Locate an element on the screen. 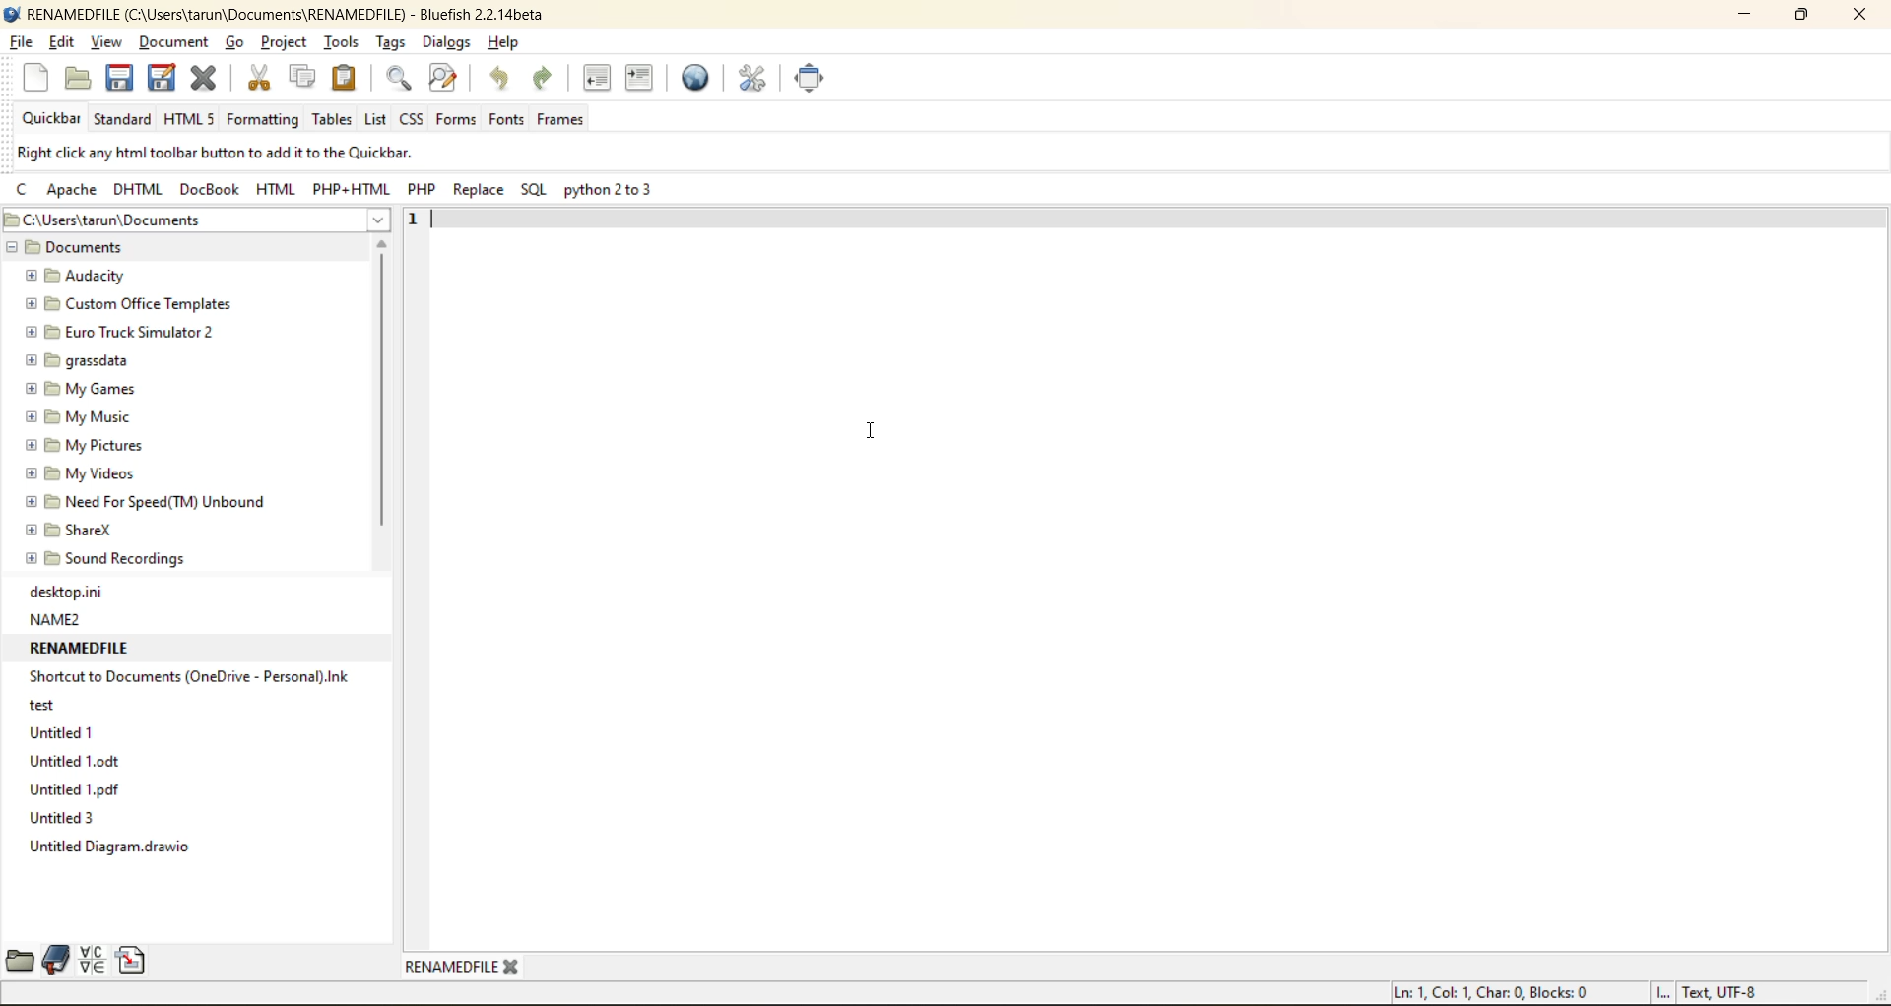 The width and height of the screenshot is (1891, 1006). php is located at coordinates (426, 193).